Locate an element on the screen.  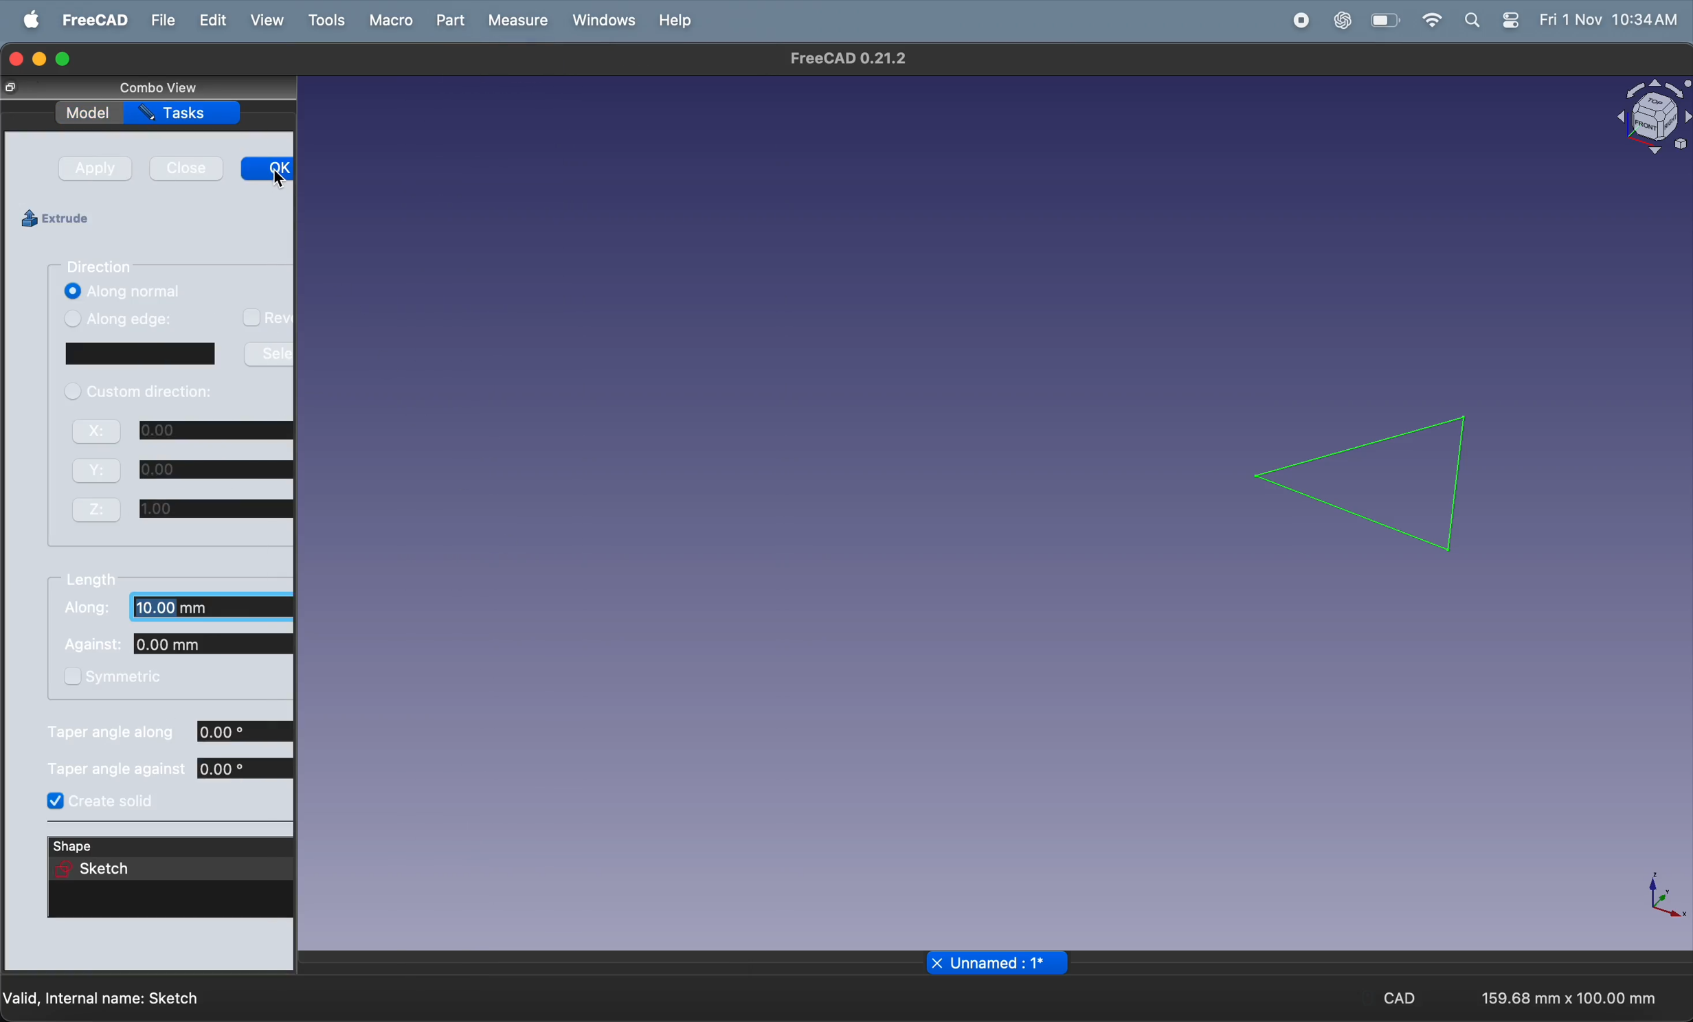
taper angle along is located at coordinates (242, 731).